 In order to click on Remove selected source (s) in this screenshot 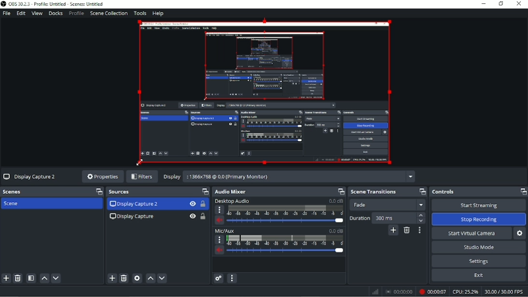, I will do `click(124, 279)`.